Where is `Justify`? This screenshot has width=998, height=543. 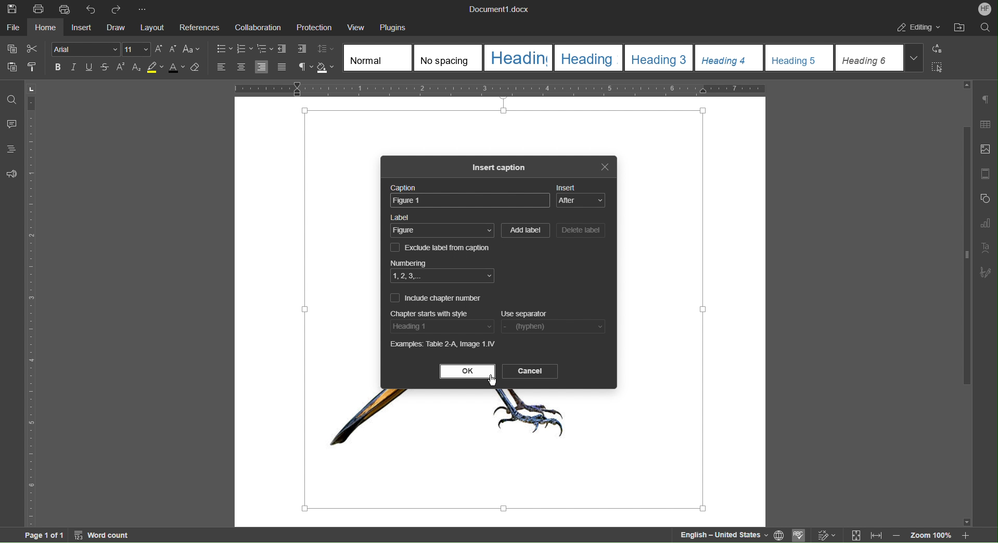 Justify is located at coordinates (282, 67).